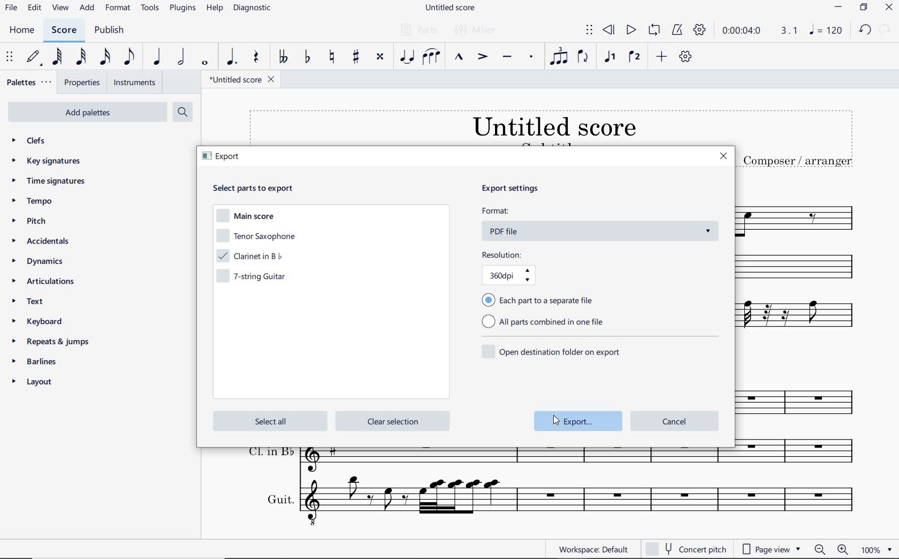 This screenshot has width=899, height=559. What do you see at coordinates (760, 31) in the screenshot?
I see `PLAY TIME` at bounding box center [760, 31].